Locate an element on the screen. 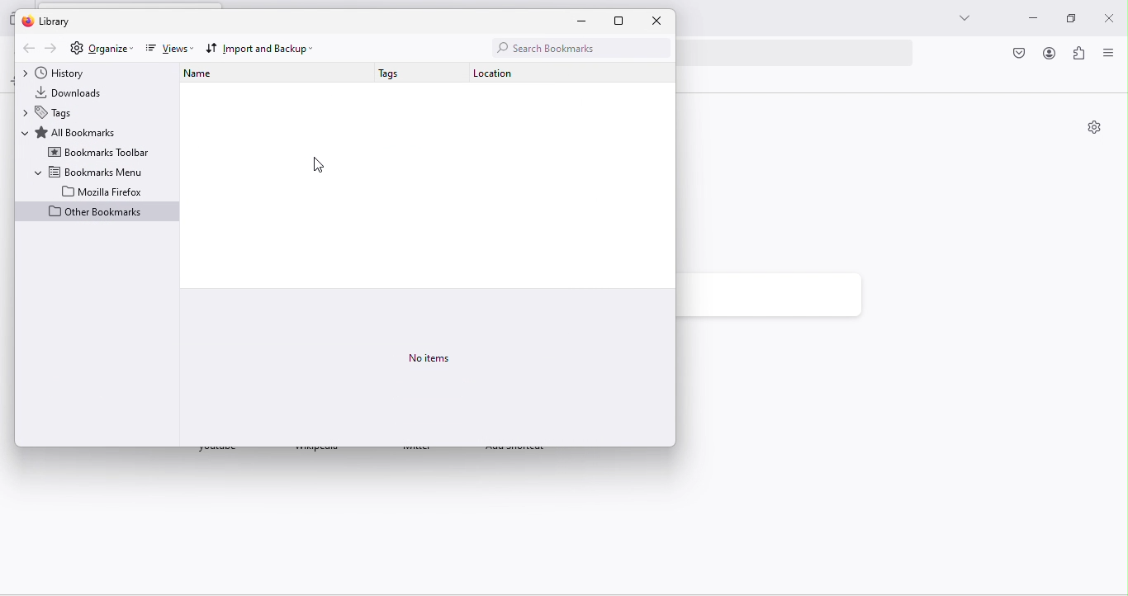 Image resolution: width=1128 pixels, height=596 pixels. import and backup is located at coordinates (263, 48).